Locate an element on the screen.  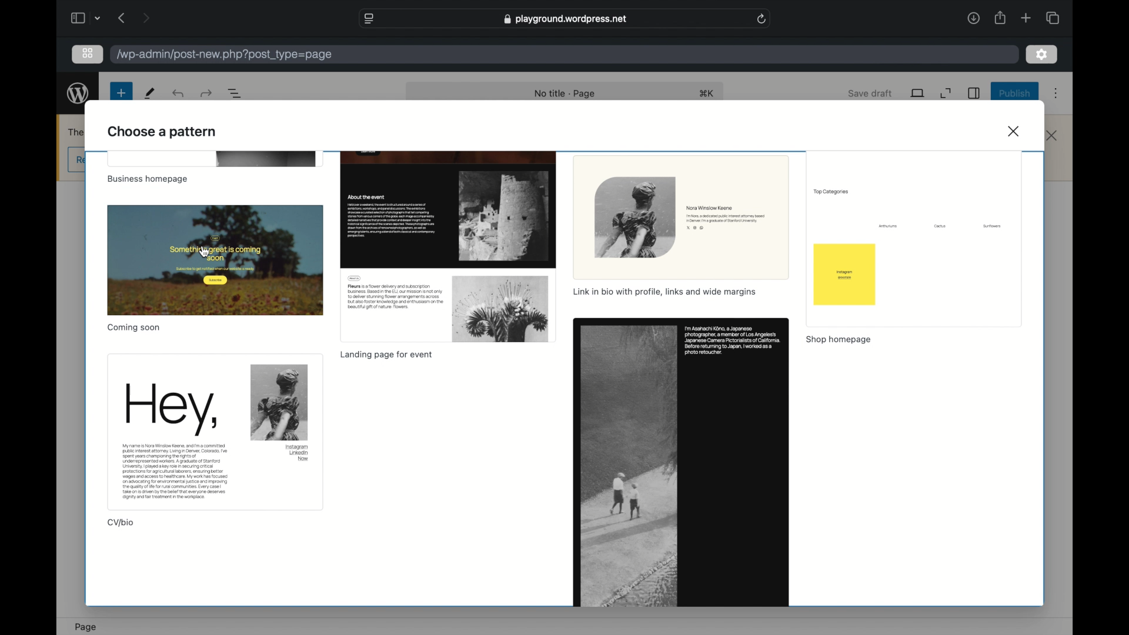
business homepage is located at coordinates (149, 180).